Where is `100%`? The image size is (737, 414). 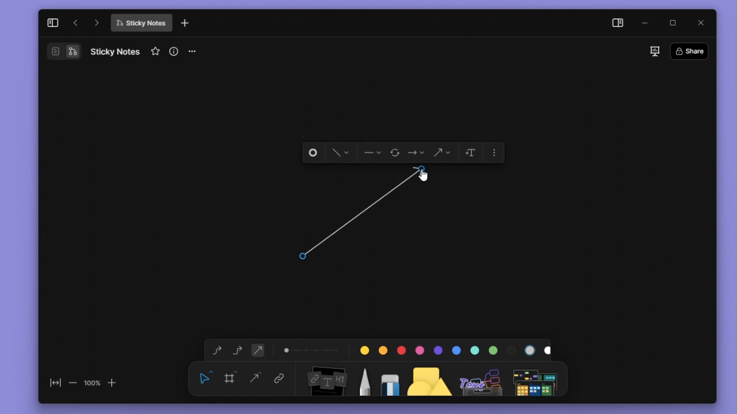 100% is located at coordinates (92, 382).